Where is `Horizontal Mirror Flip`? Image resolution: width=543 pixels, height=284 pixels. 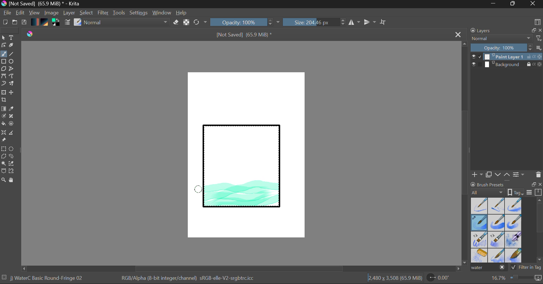
Horizontal Mirror Flip is located at coordinates (371, 23).